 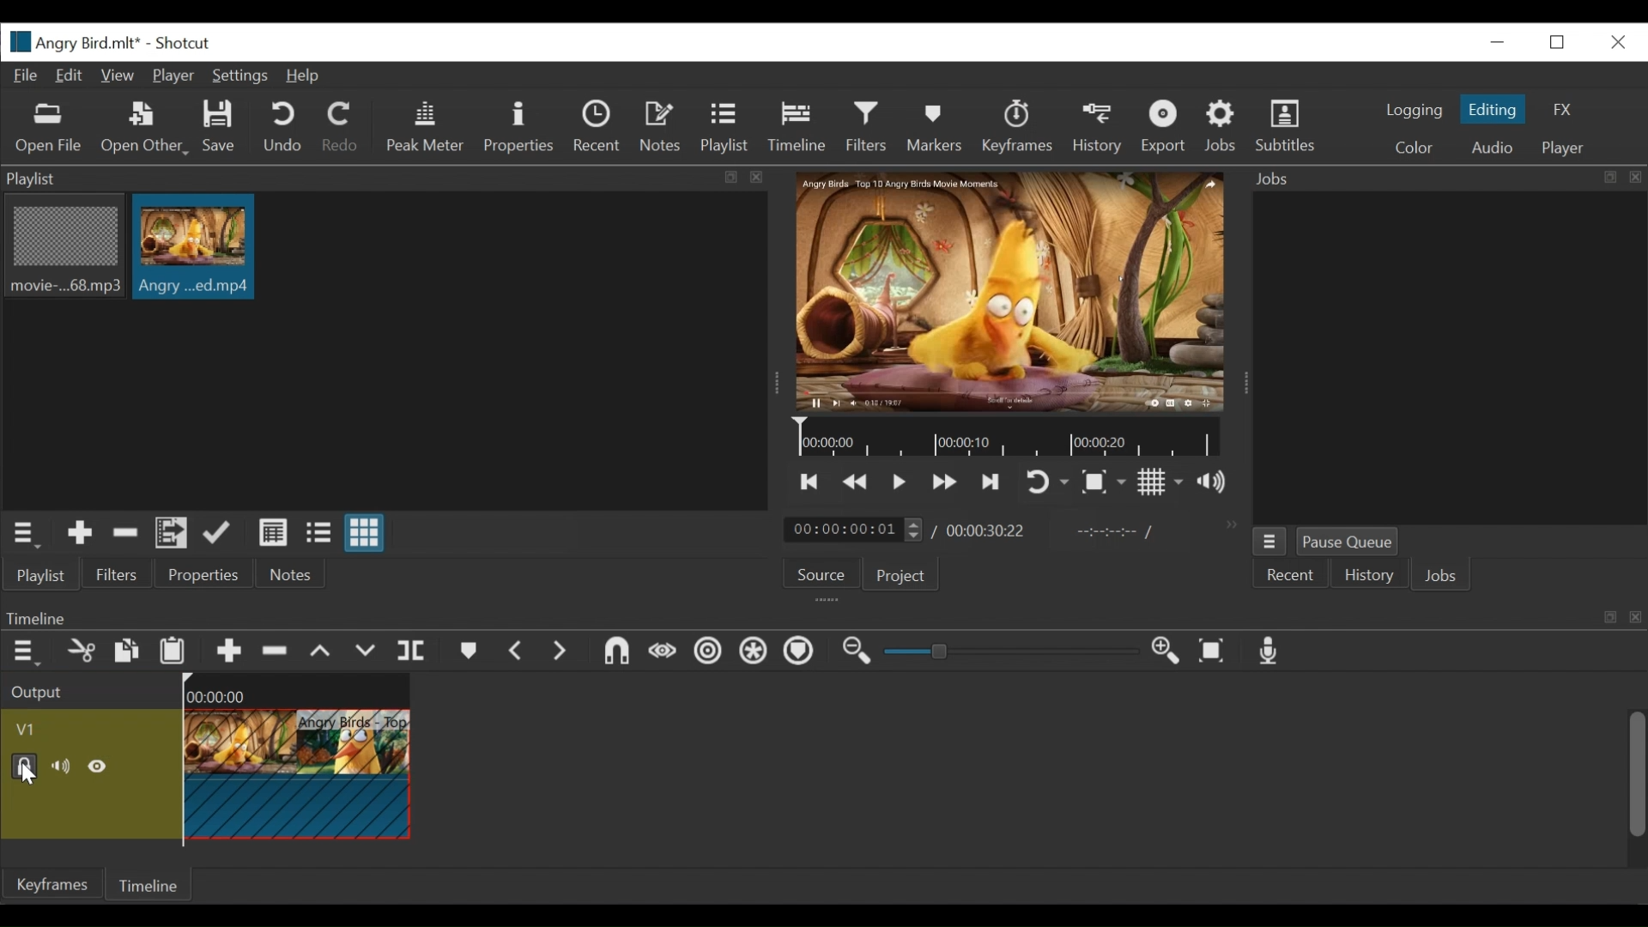 I want to click on logging, so click(x=1409, y=111).